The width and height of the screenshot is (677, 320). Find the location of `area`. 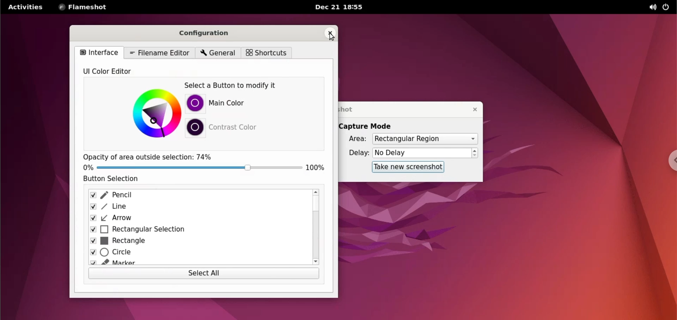

area is located at coordinates (353, 139).